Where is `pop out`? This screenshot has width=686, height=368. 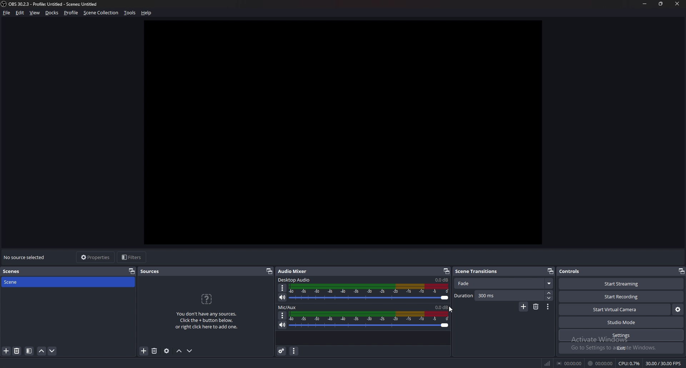 pop out is located at coordinates (551, 271).